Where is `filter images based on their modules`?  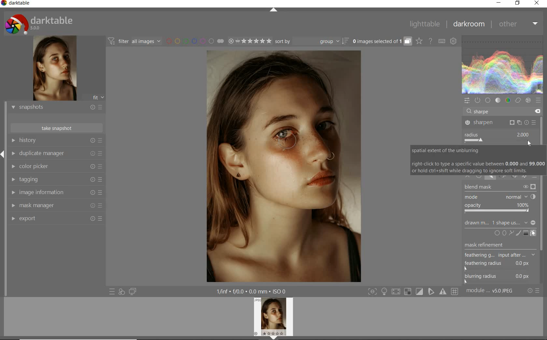
filter images based on their modules is located at coordinates (133, 41).